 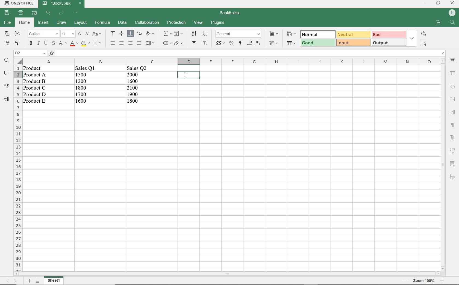 What do you see at coordinates (444, 165) in the screenshot?
I see `scrollbar` at bounding box center [444, 165].